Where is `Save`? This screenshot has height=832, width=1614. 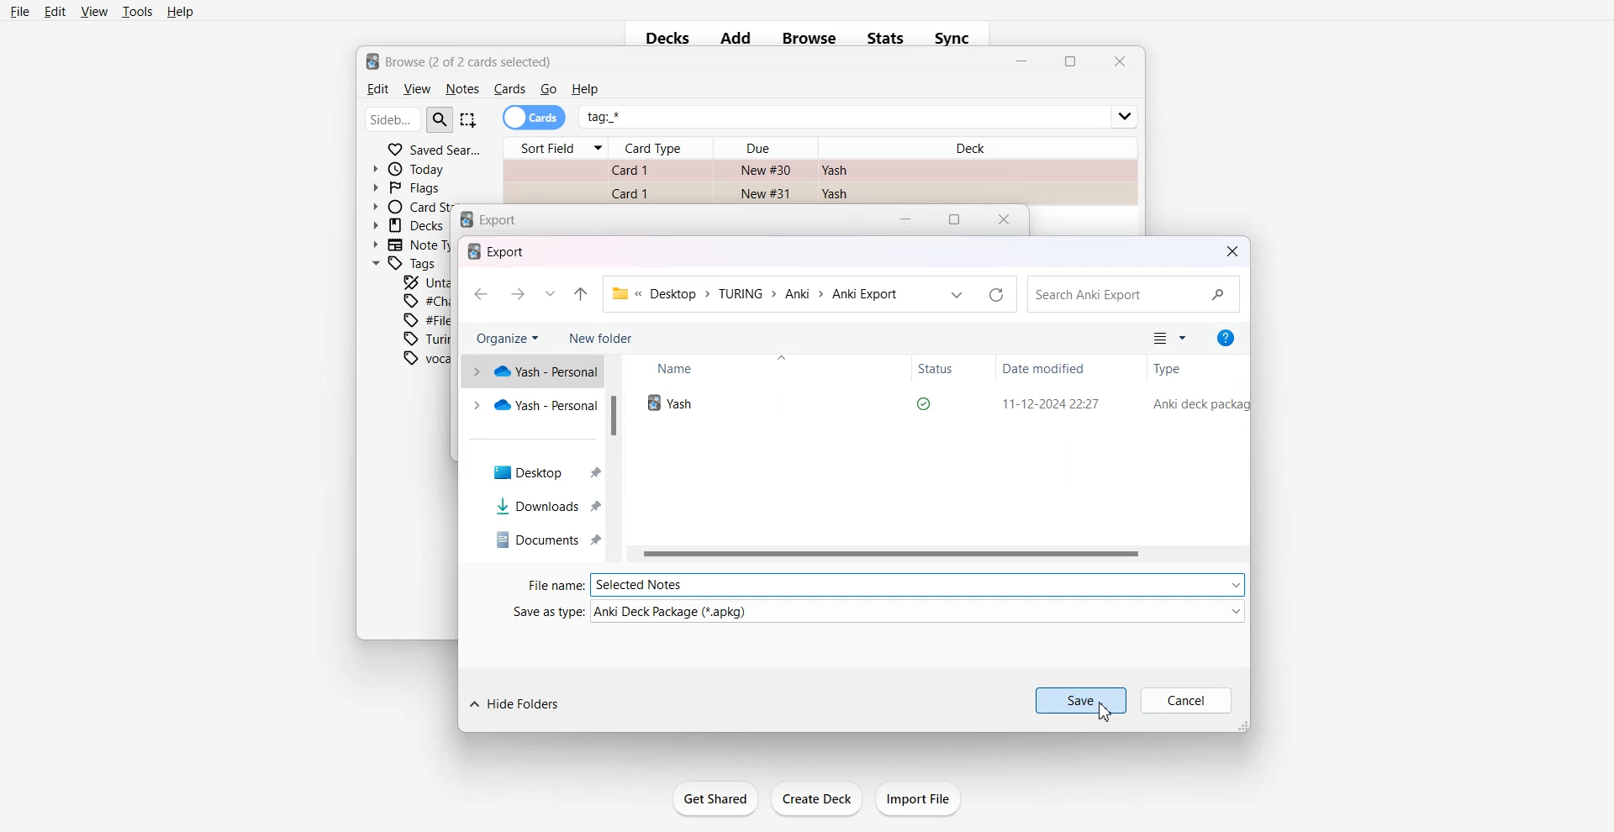 Save is located at coordinates (1082, 700).